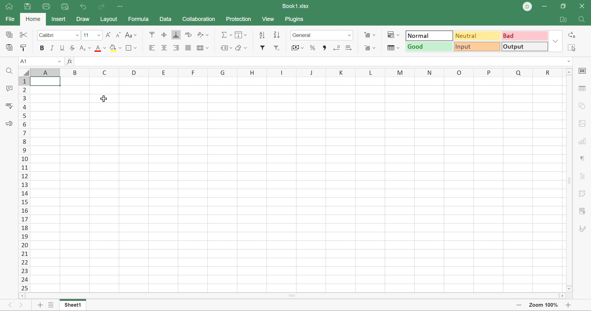  What do you see at coordinates (84, 19) in the screenshot?
I see `Draw` at bounding box center [84, 19].